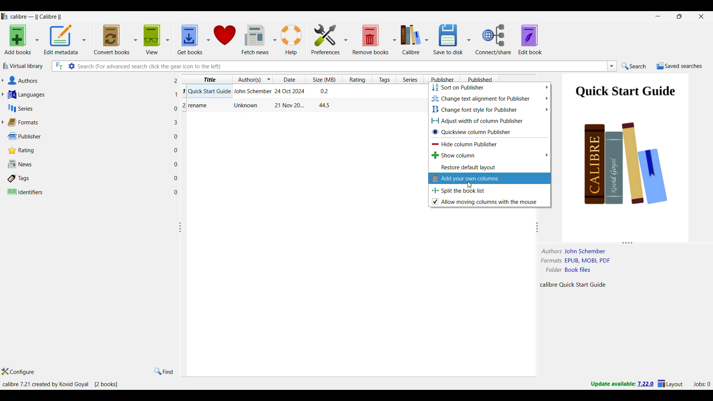  I want to click on Series column, so click(410, 79).